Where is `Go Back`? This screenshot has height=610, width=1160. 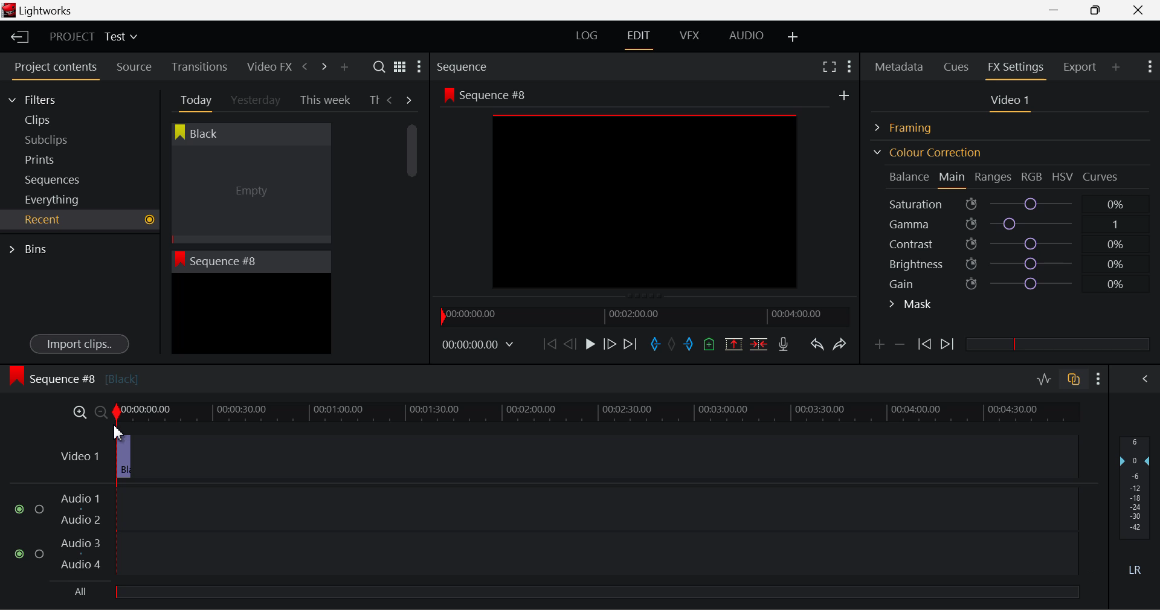
Go Back is located at coordinates (572, 343).